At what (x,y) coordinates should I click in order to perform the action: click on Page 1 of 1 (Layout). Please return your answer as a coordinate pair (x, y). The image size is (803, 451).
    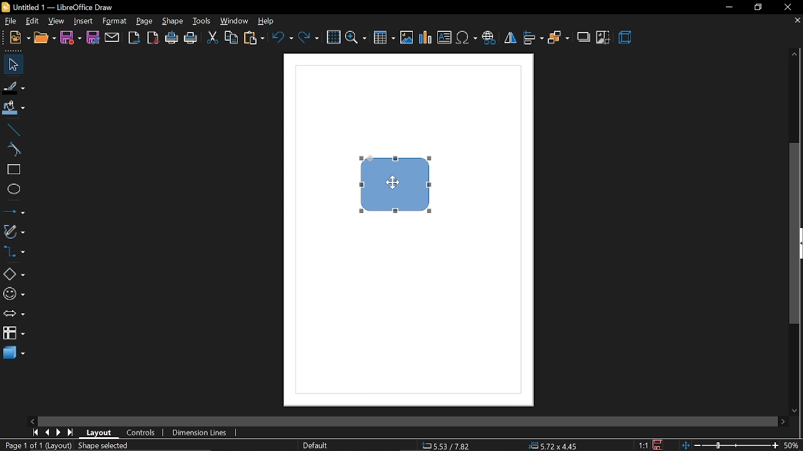
    Looking at the image, I should click on (41, 446).